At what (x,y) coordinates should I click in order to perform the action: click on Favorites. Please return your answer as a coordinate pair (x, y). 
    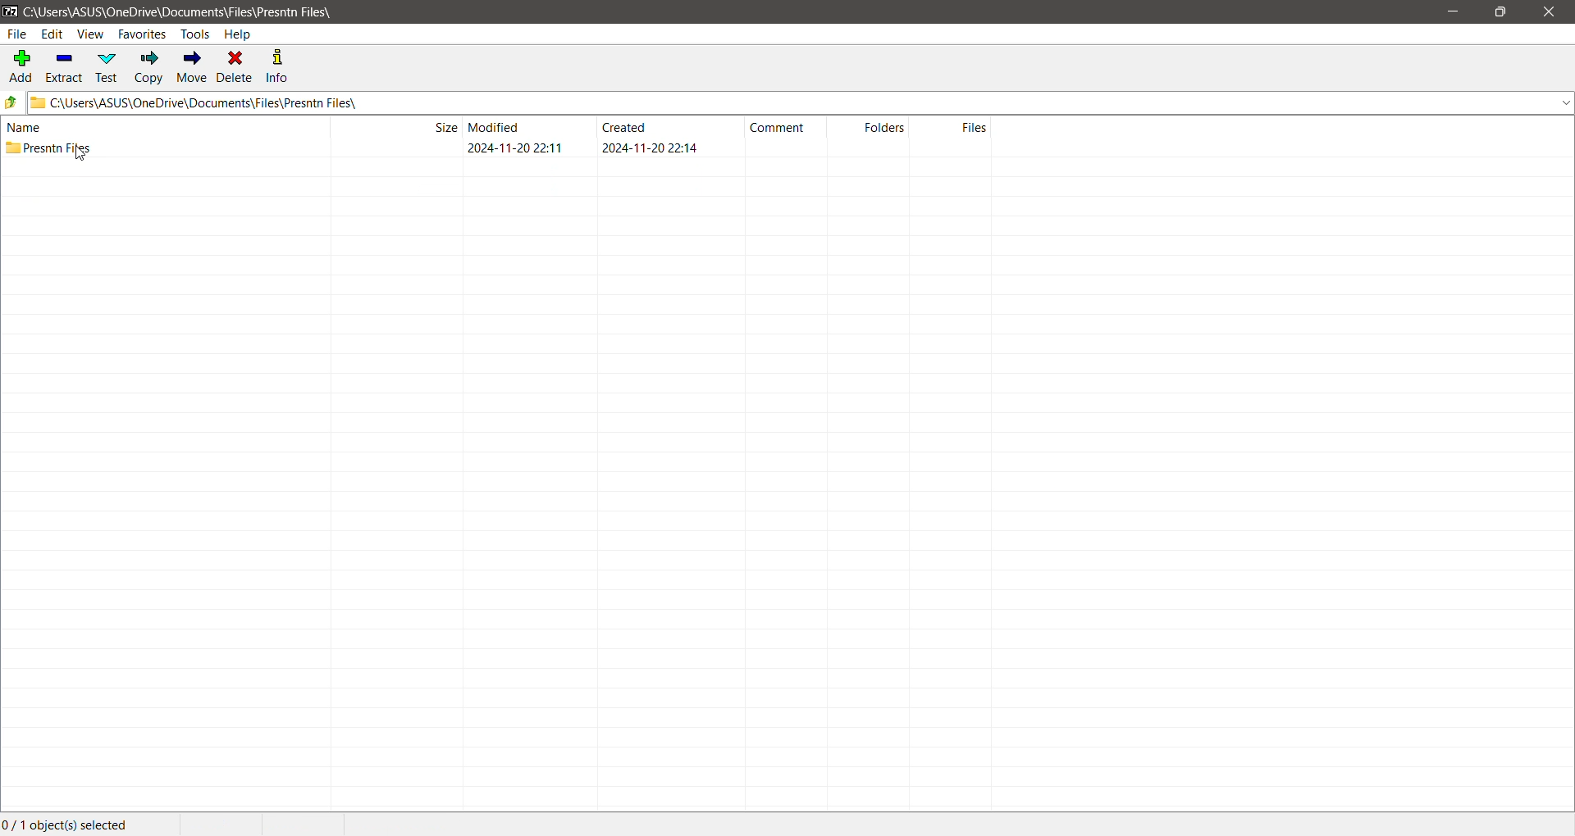
    Looking at the image, I should click on (143, 34).